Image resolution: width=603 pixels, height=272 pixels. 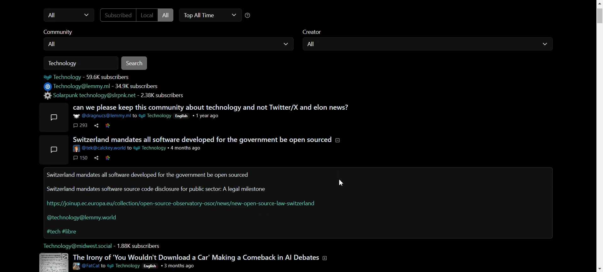 I want to click on Cursor, so click(x=343, y=182).